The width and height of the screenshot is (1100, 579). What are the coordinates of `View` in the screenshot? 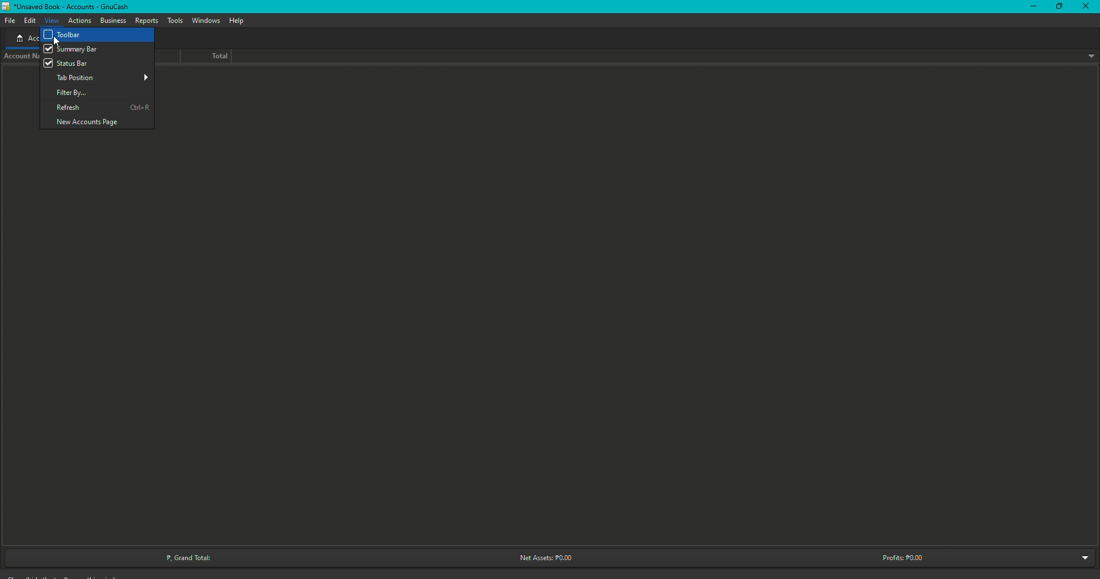 It's located at (53, 21).